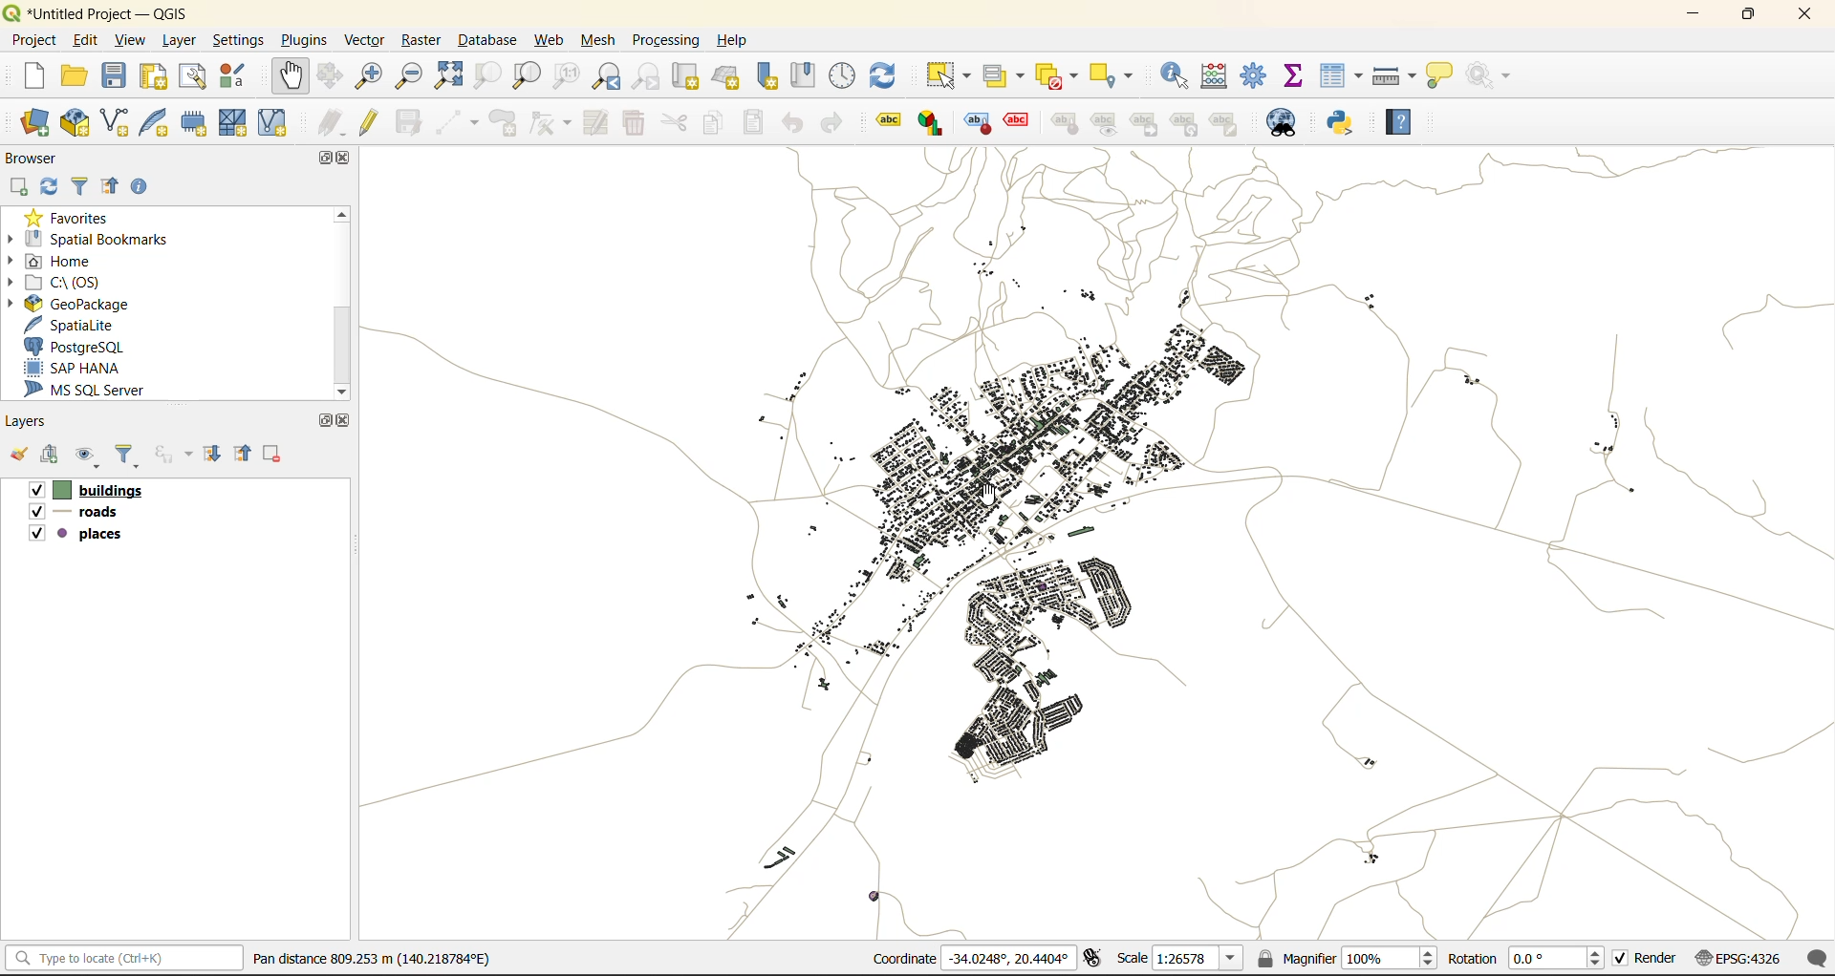 This screenshot has width=1835, height=976. What do you see at coordinates (1807, 18) in the screenshot?
I see `close` at bounding box center [1807, 18].